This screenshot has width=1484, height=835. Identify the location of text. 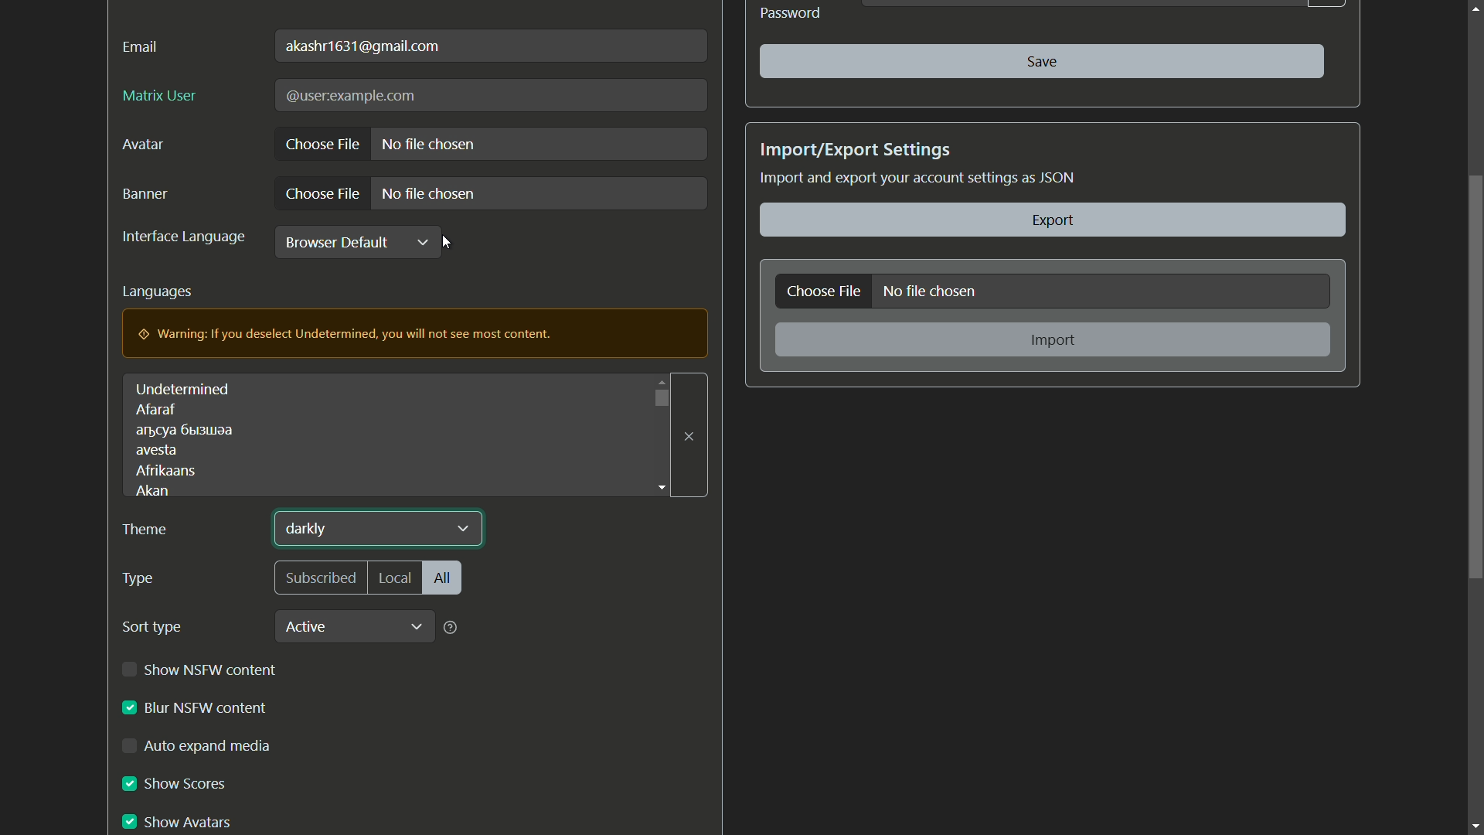
(349, 95).